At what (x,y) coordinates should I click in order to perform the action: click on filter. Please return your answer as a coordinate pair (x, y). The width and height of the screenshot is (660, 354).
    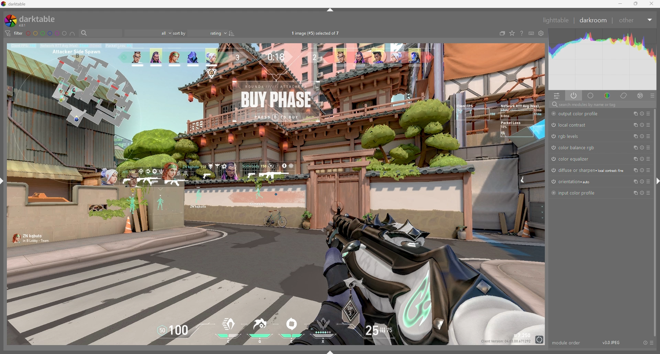
    Looking at the image, I should click on (14, 33).